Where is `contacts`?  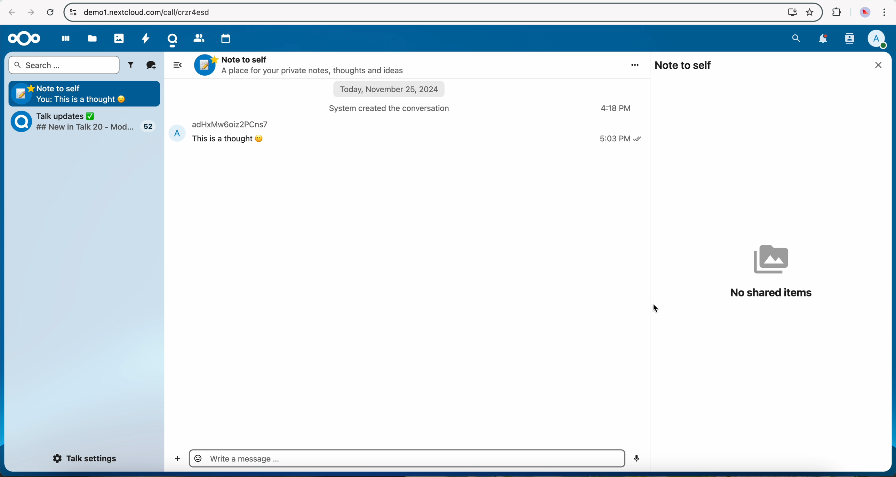
contacts is located at coordinates (198, 37).